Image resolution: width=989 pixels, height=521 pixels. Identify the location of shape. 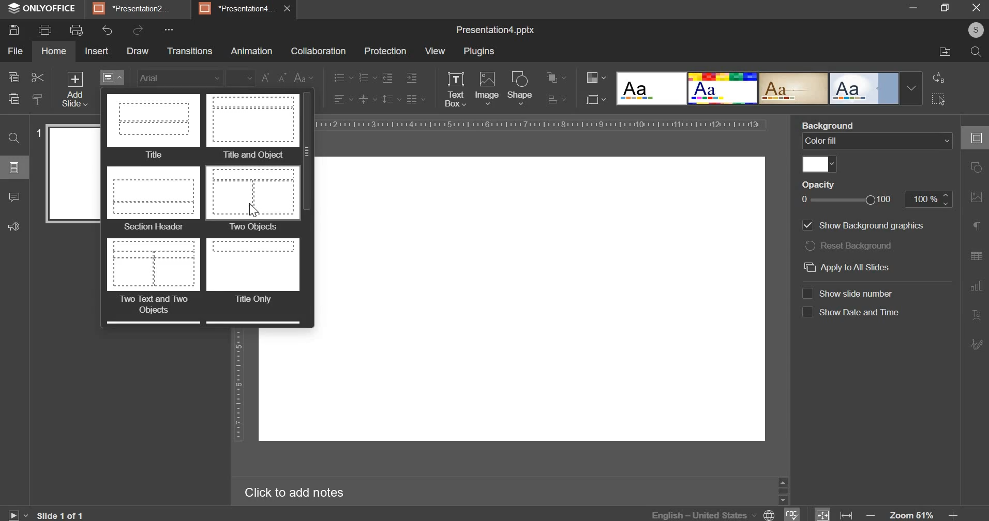
(520, 88).